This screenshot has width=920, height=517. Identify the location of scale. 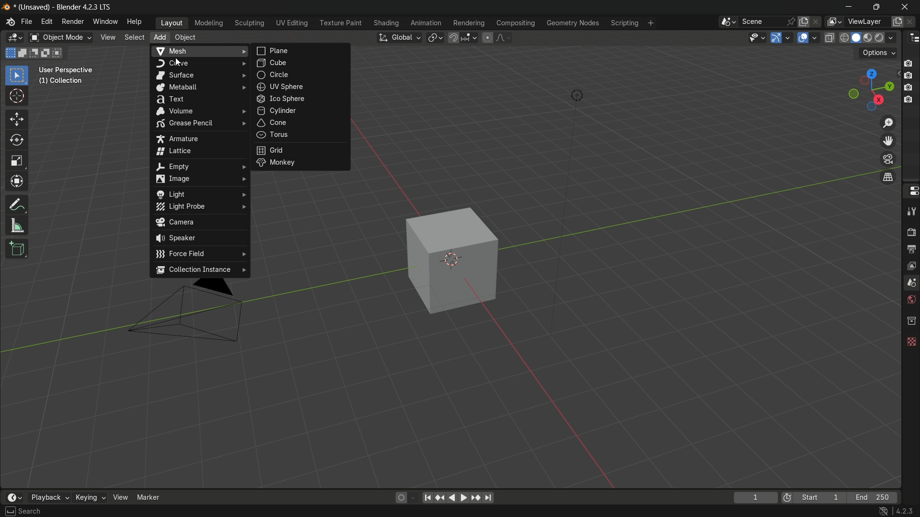
(16, 161).